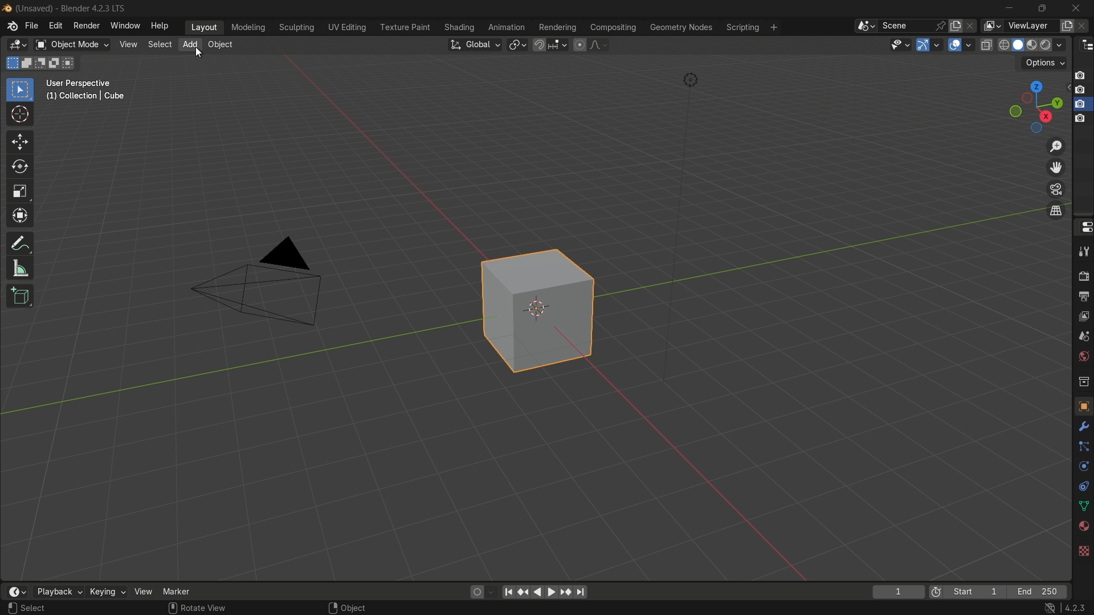 The image size is (1094, 615). What do you see at coordinates (332, 608) in the screenshot?
I see `right click mouse` at bounding box center [332, 608].